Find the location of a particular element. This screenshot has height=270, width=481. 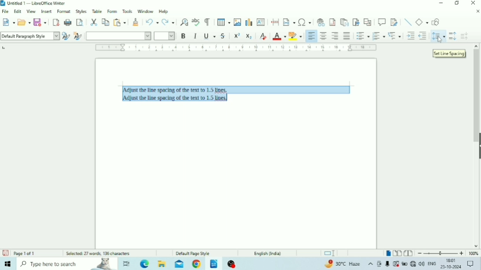

Format is located at coordinates (64, 11).